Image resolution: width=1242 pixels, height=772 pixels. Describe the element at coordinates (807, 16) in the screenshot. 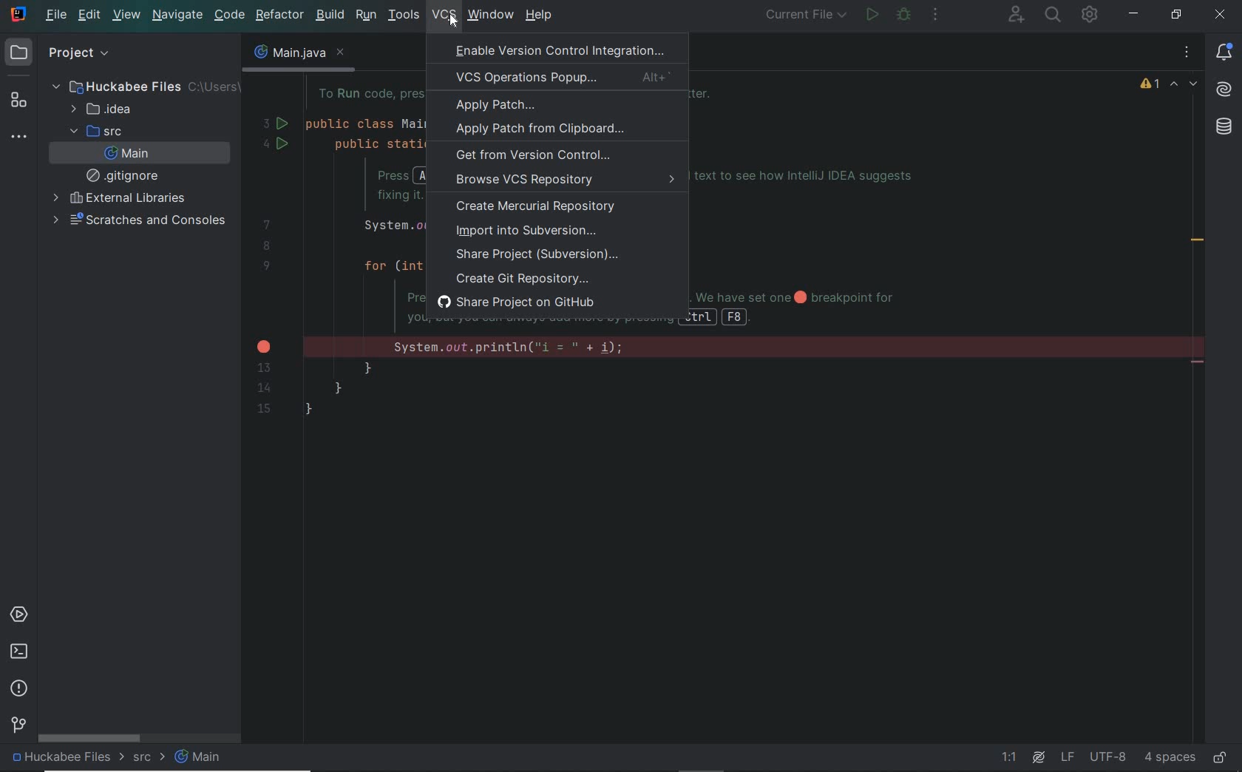

I see `run/debug configurations: current file` at that location.